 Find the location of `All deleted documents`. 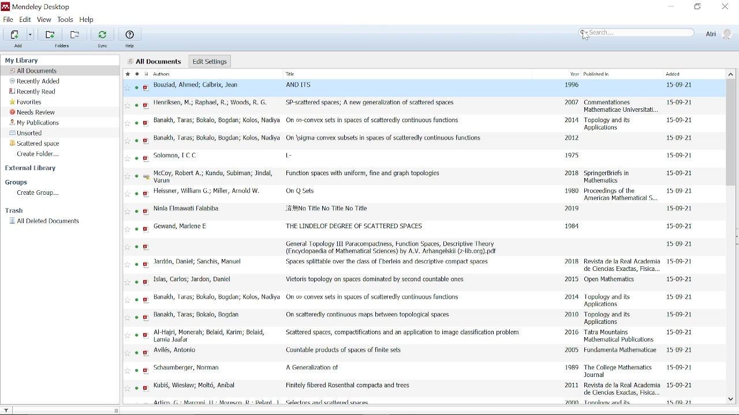

All deleted documents is located at coordinates (52, 222).